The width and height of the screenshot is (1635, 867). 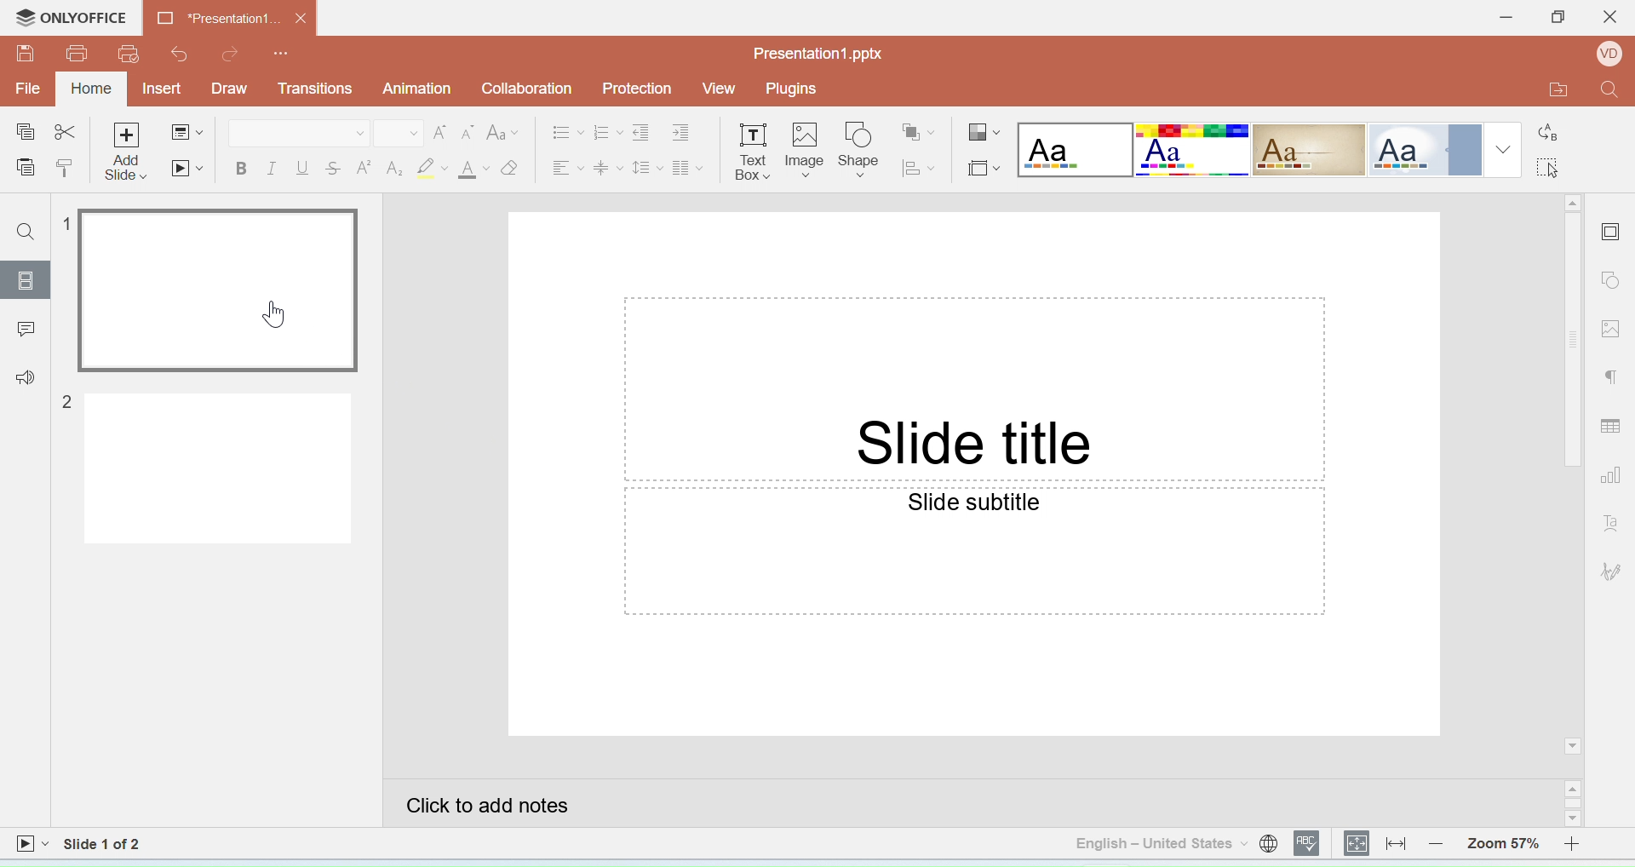 What do you see at coordinates (364, 166) in the screenshot?
I see `Superscript` at bounding box center [364, 166].